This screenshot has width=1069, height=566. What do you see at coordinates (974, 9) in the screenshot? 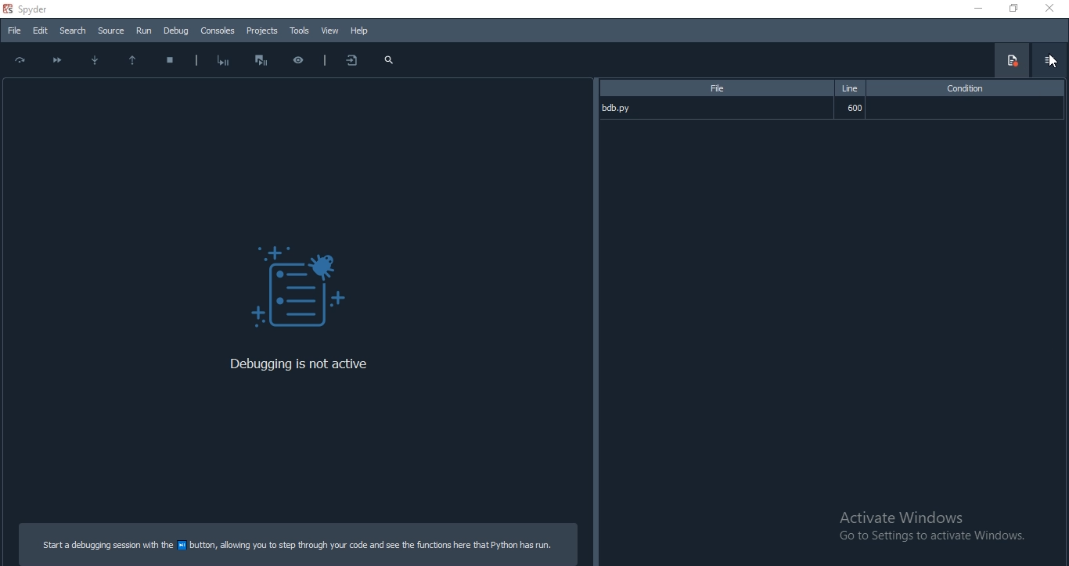
I see `Minimise` at bounding box center [974, 9].